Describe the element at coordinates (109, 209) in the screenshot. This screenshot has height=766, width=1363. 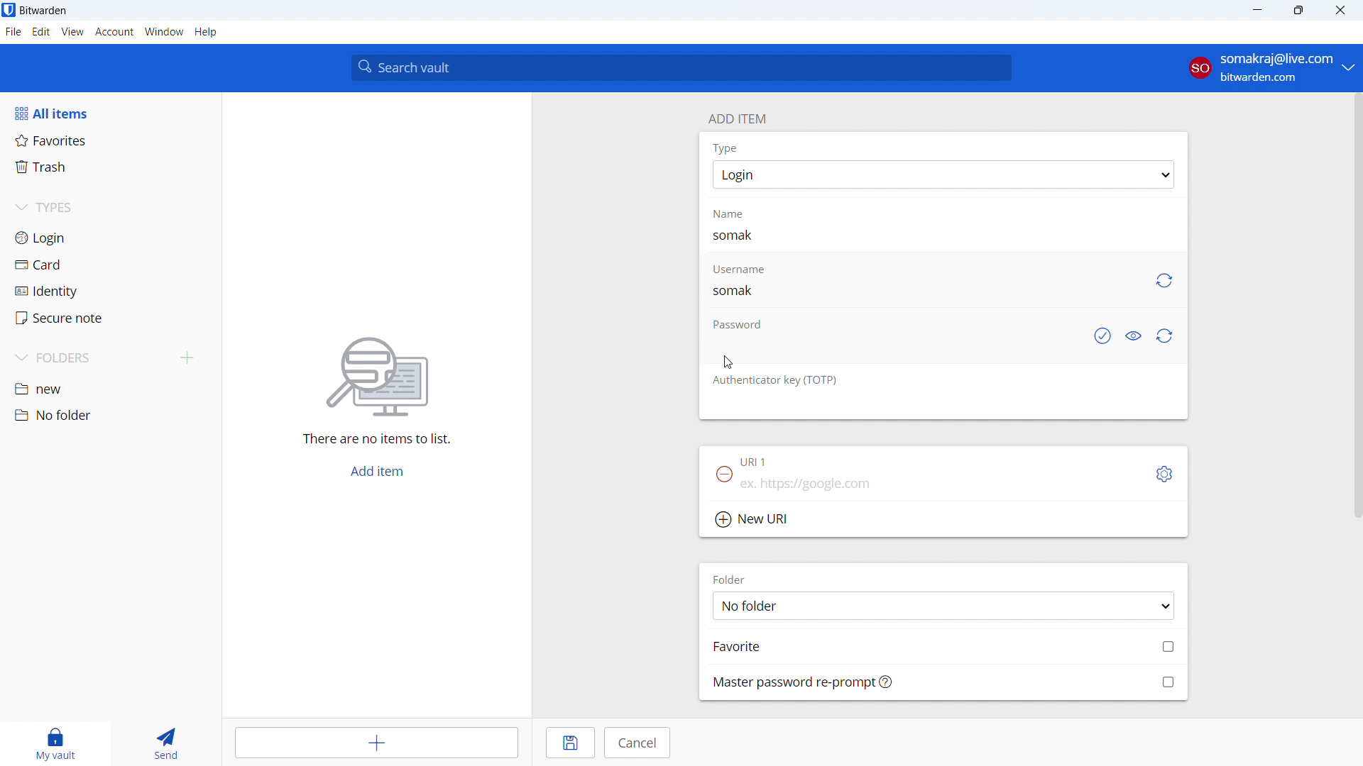
I see `types` at that location.